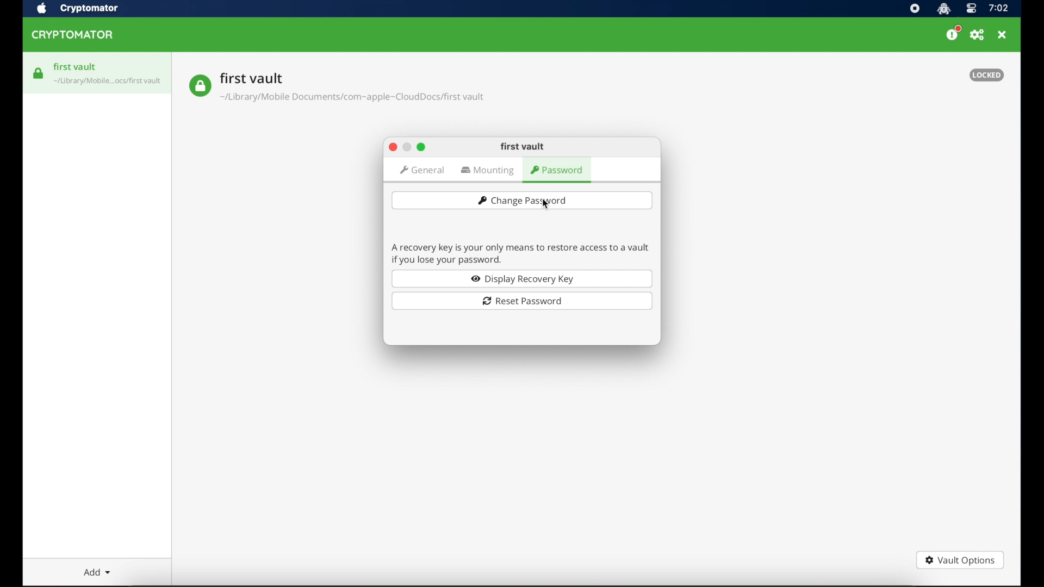 Image resolution: width=1044 pixels, height=587 pixels. Describe the element at coordinates (977, 35) in the screenshot. I see `preferences` at that location.